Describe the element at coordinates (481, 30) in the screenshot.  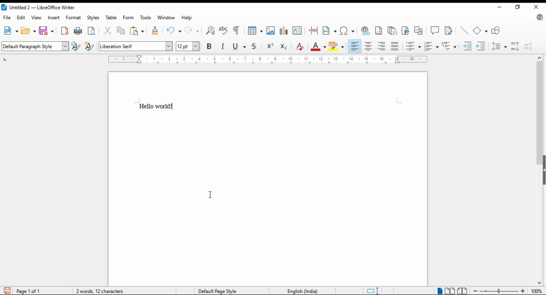
I see `Basic shapes (double click for multi selection)` at that location.